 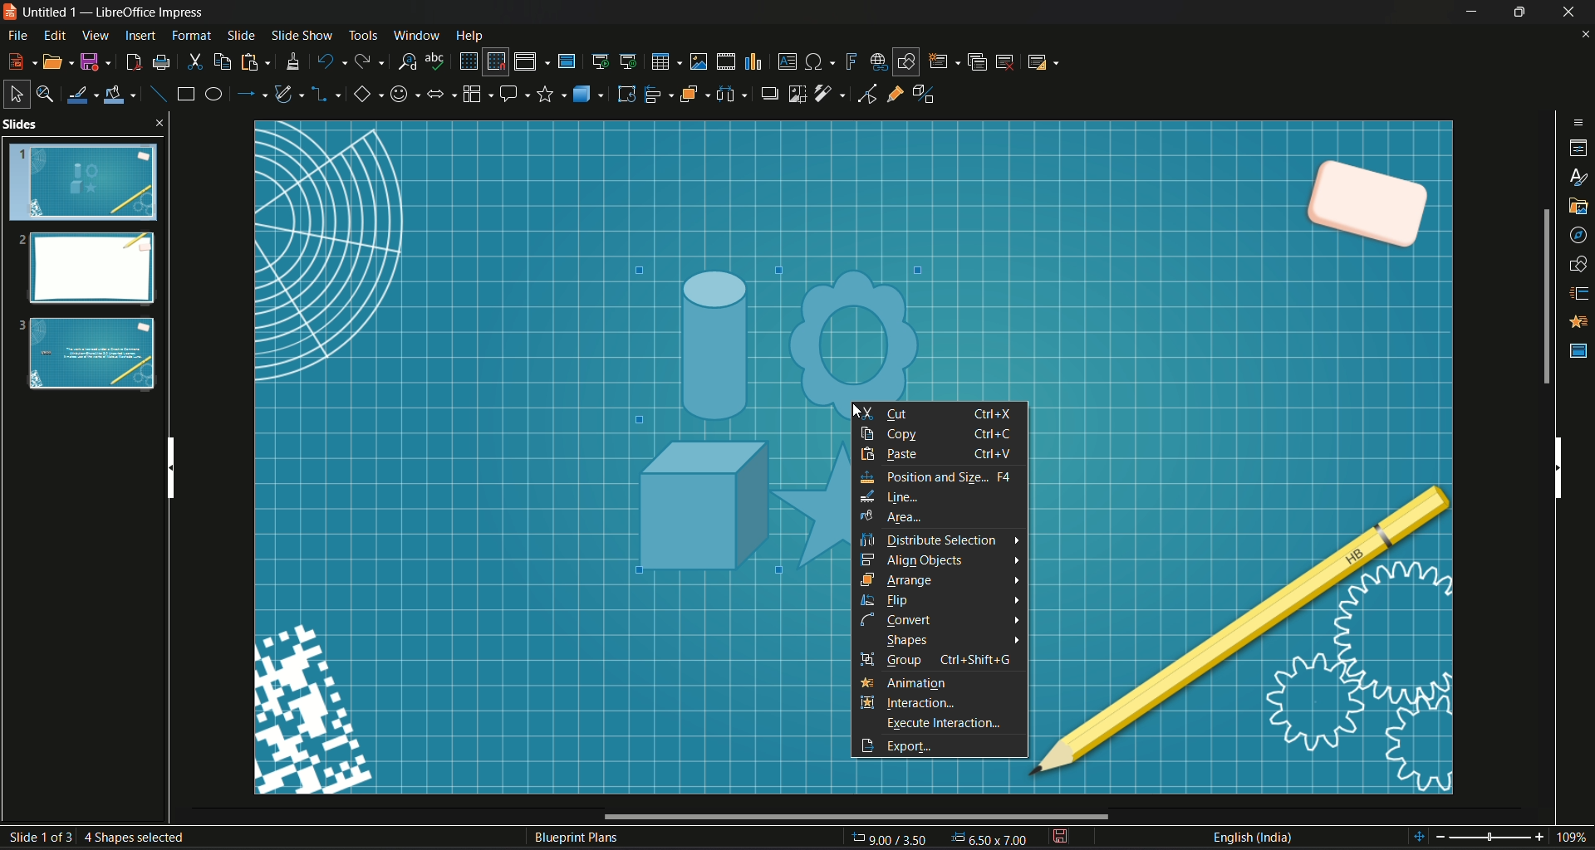 I want to click on find and replace, so click(x=405, y=61).